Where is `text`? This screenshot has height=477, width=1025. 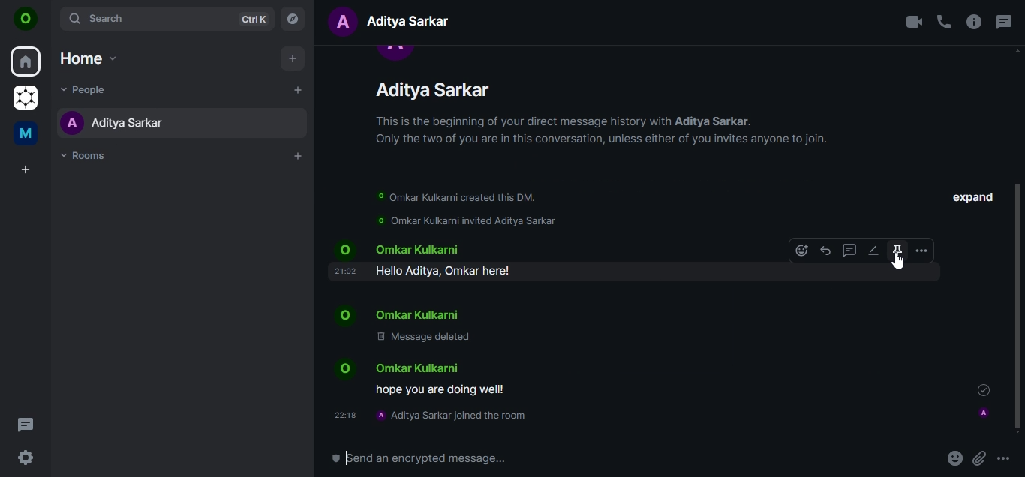 text is located at coordinates (441, 333).